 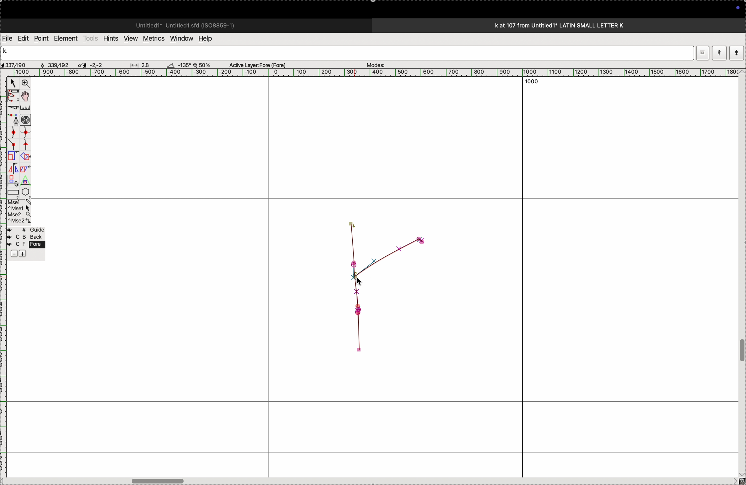 What do you see at coordinates (8, 52) in the screenshot?
I see `K` at bounding box center [8, 52].